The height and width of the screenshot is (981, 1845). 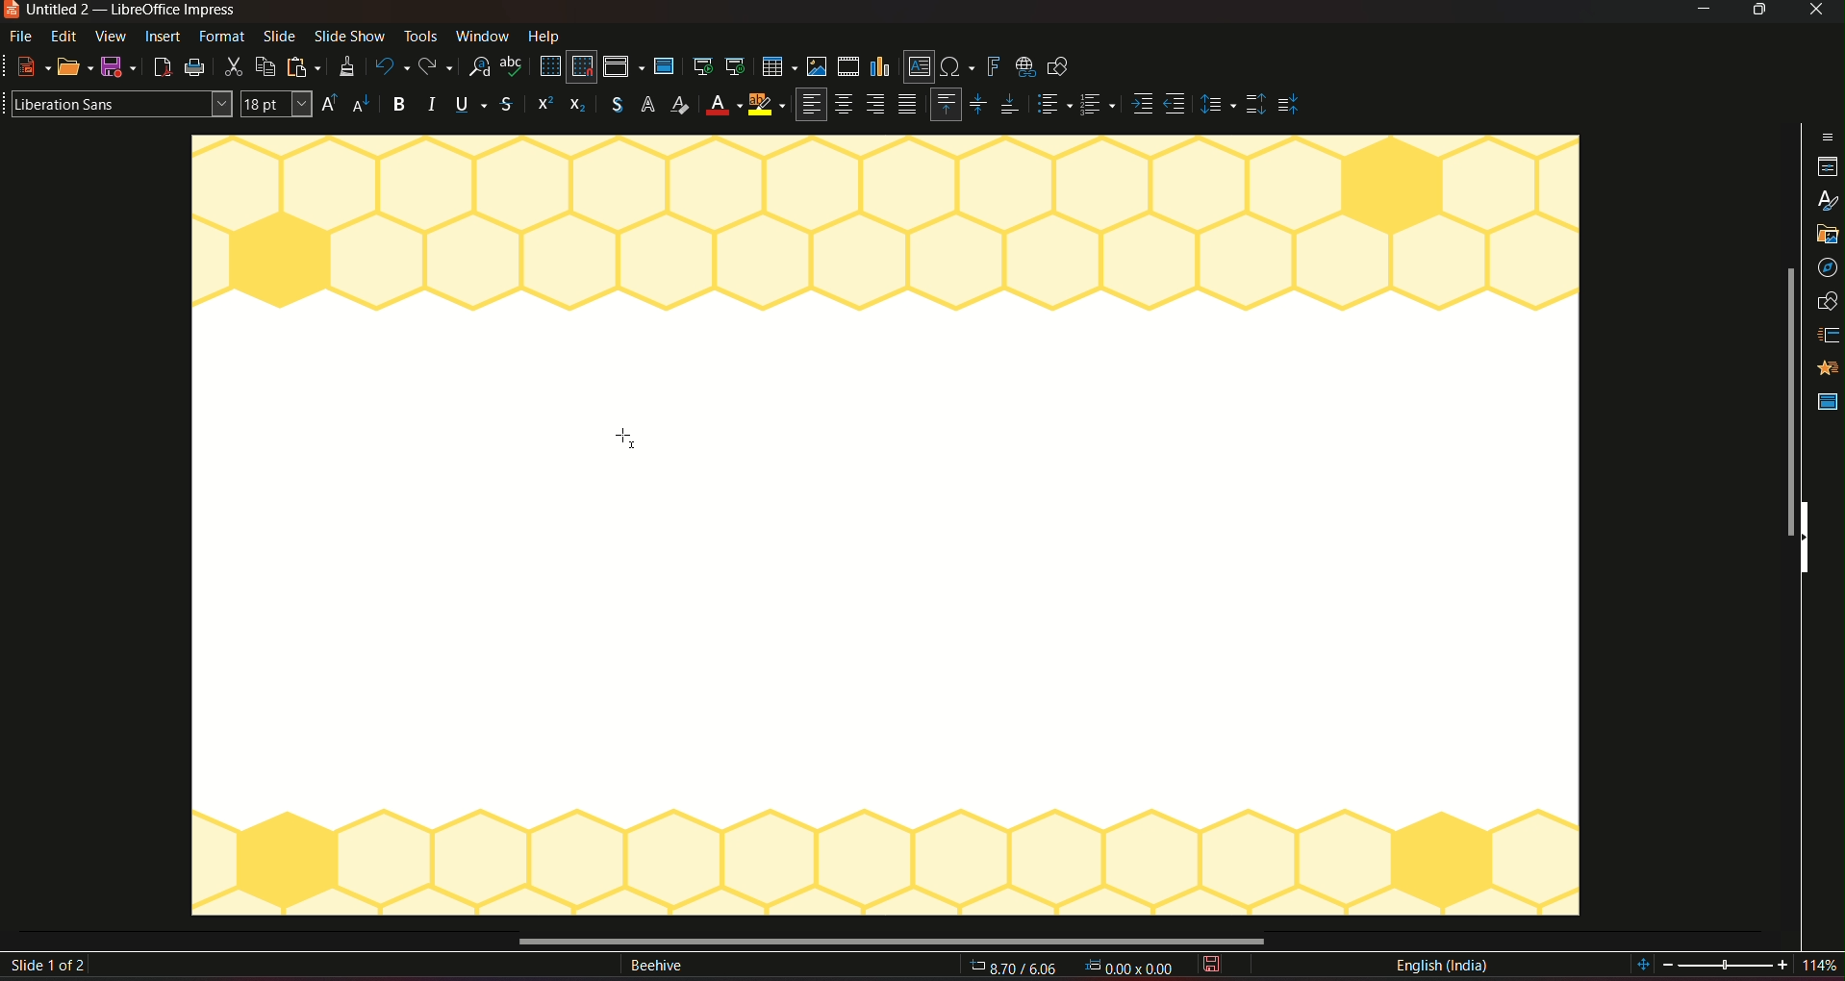 I want to click on Font color, so click(x=680, y=105).